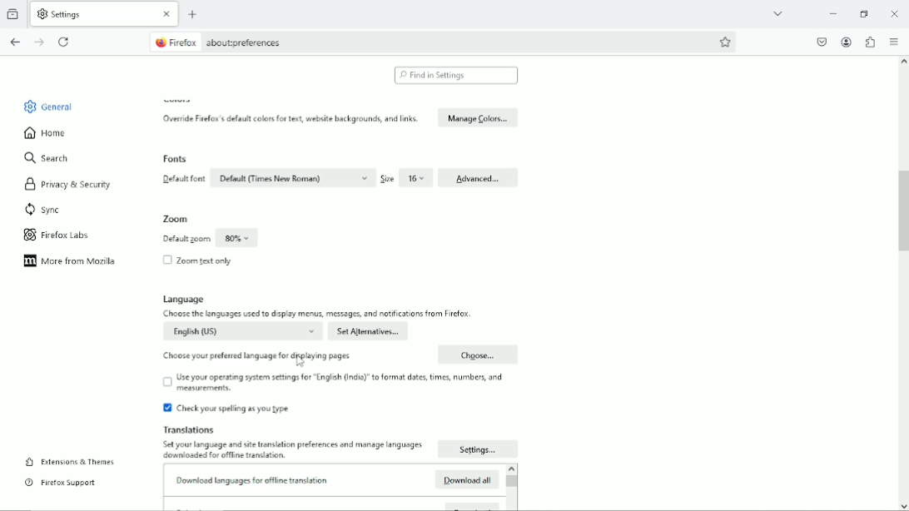 Image resolution: width=909 pixels, height=511 pixels. Describe the element at coordinates (231, 42) in the screenshot. I see `Firefox about:preferences` at that location.